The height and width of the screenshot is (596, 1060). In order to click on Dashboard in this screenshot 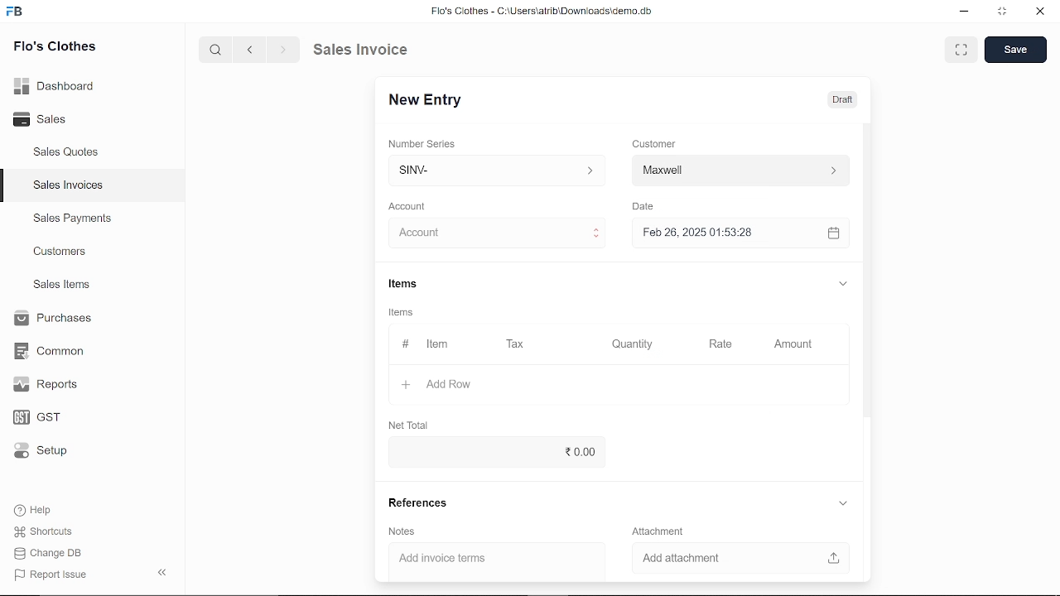, I will do `click(58, 85)`.